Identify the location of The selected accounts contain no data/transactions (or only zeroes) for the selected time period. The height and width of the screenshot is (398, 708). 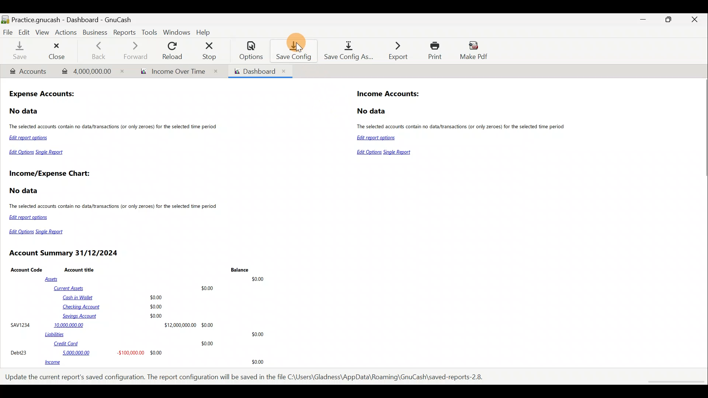
(464, 128).